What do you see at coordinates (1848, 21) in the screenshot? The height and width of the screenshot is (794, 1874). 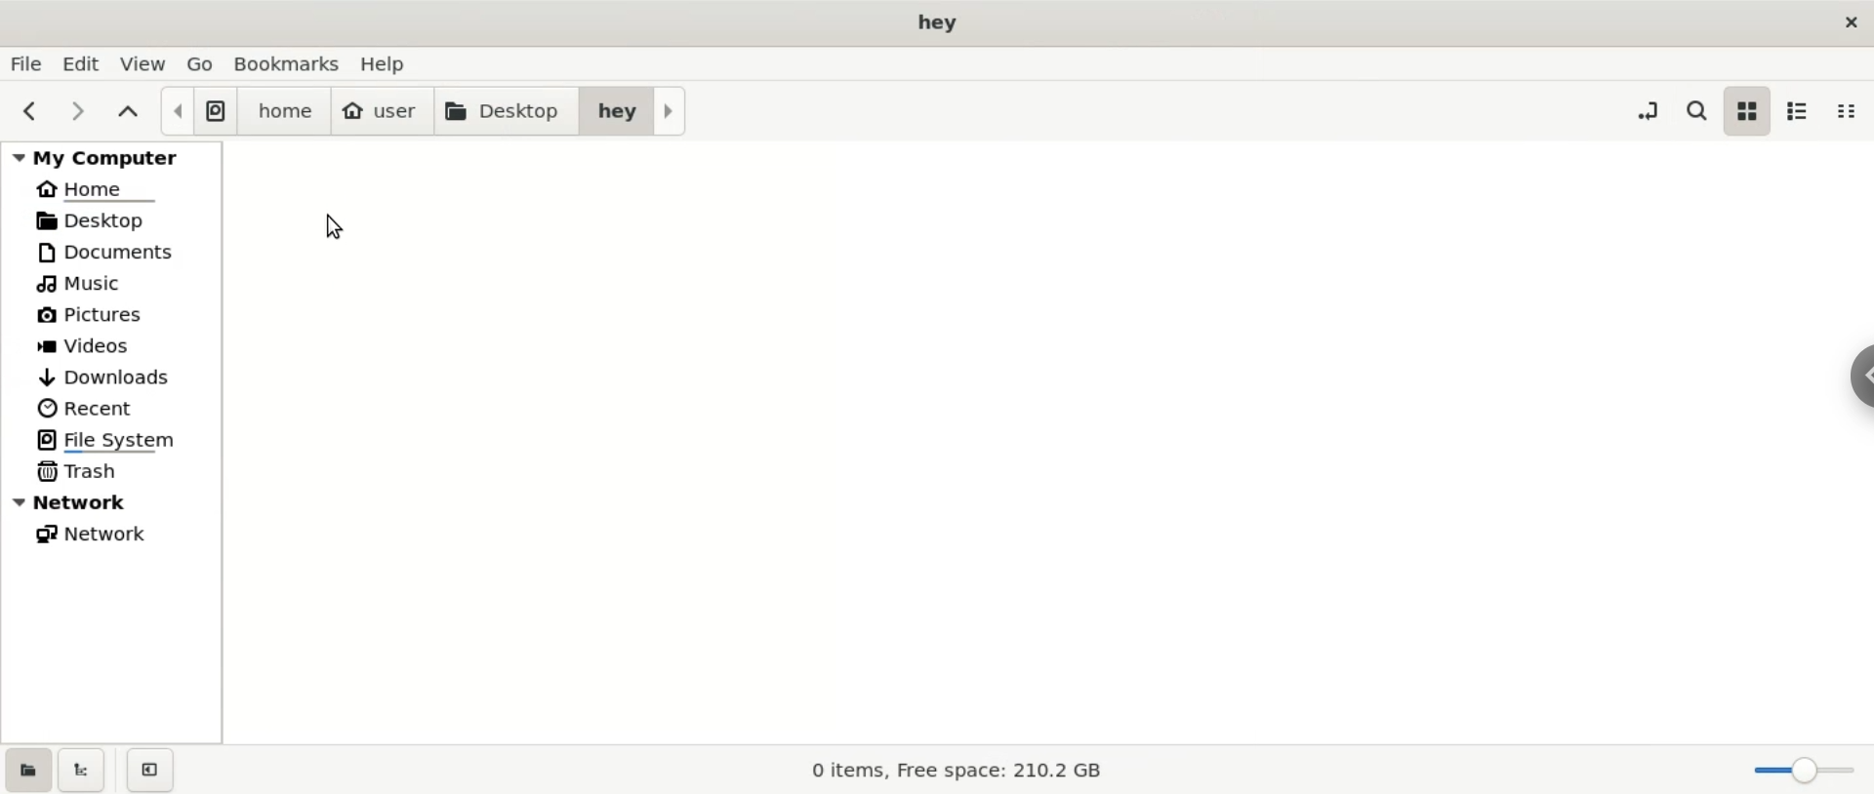 I see `close` at bounding box center [1848, 21].